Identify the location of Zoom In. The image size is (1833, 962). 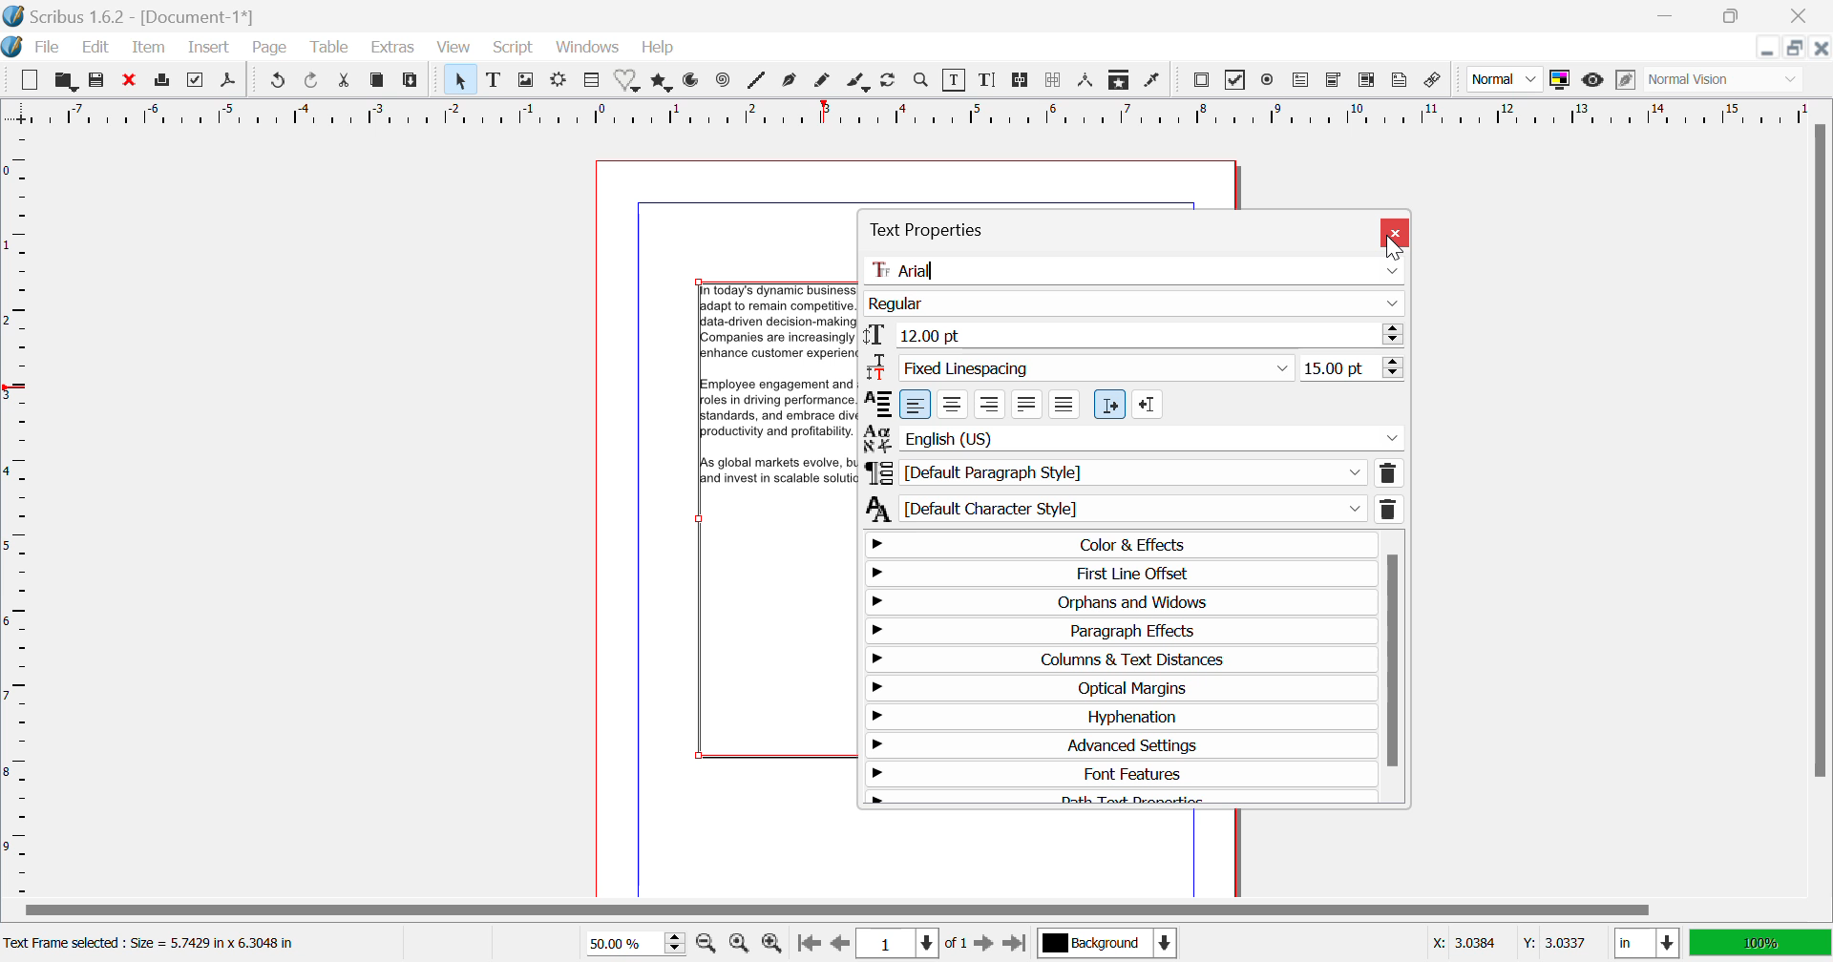
(773, 944).